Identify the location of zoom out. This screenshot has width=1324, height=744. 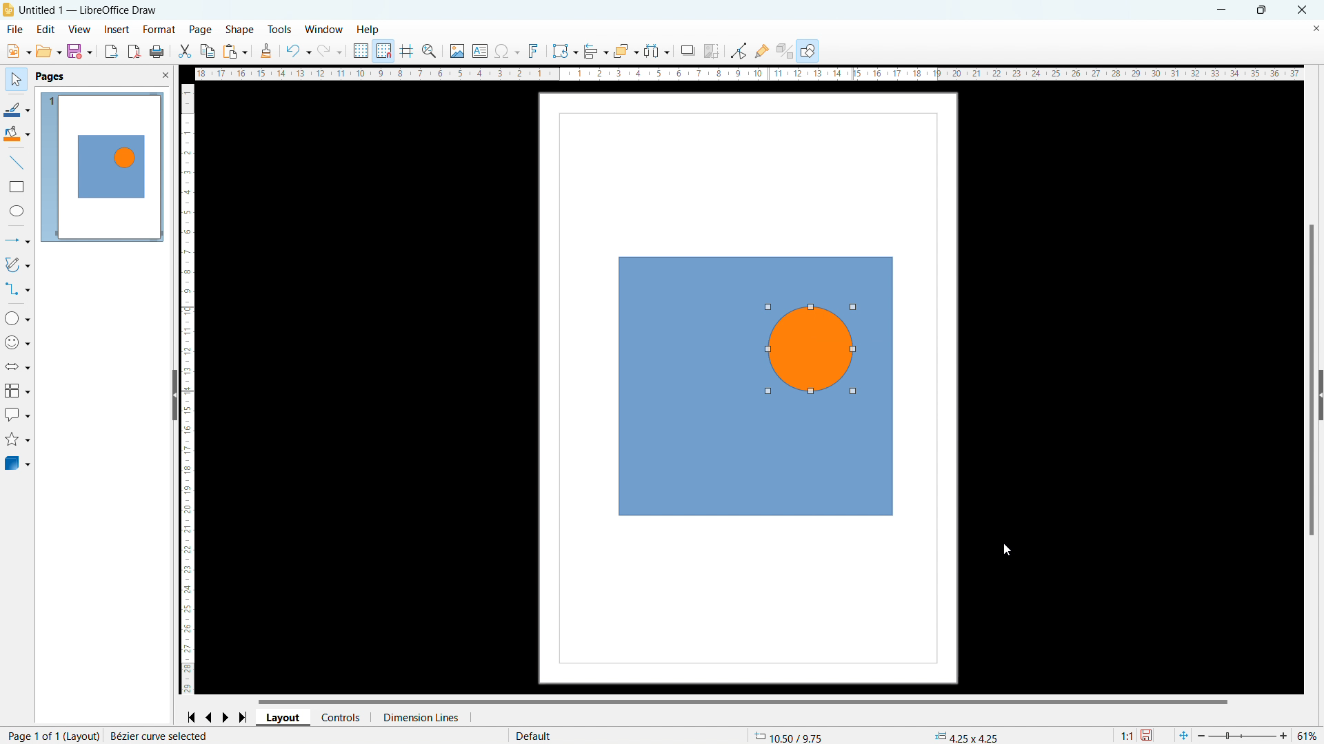
(1202, 735).